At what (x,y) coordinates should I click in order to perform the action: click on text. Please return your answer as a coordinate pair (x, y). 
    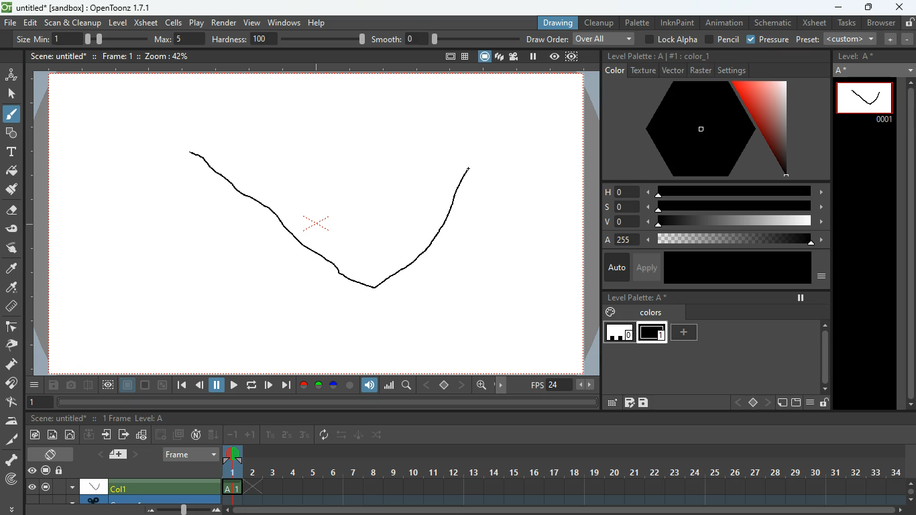
    Looking at the image, I should click on (10, 152).